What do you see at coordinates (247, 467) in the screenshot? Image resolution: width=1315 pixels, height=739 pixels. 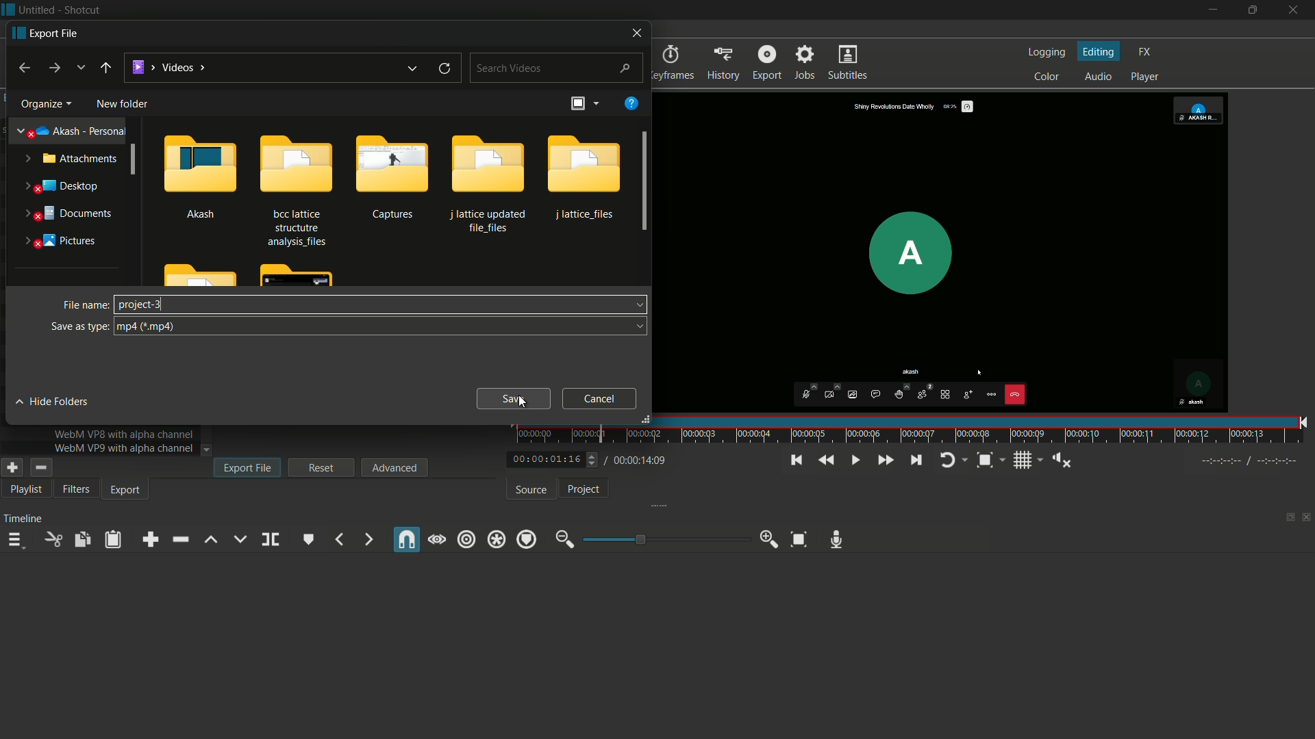 I see `export file` at bounding box center [247, 467].